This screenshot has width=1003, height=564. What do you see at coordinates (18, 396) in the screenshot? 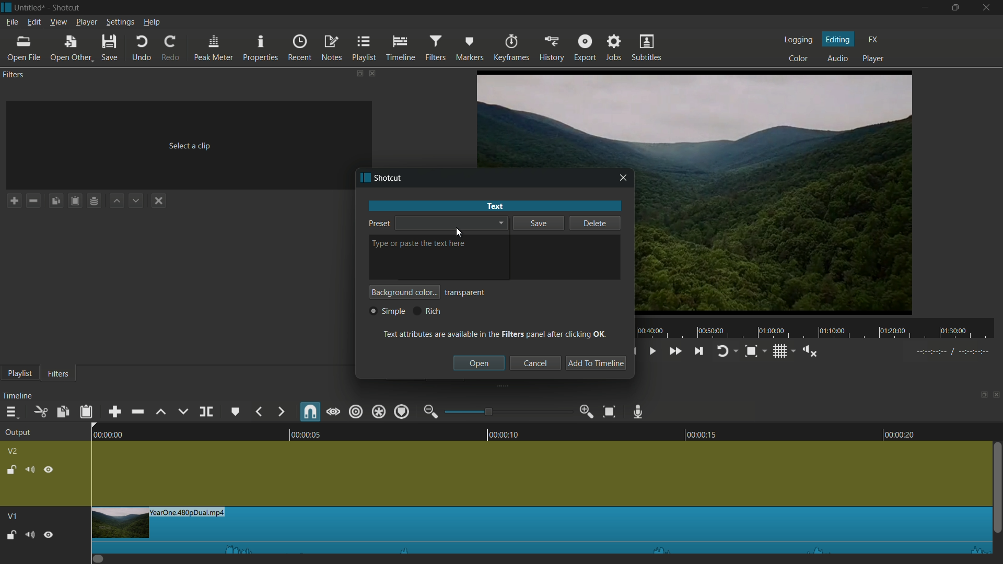
I see `timeline` at bounding box center [18, 396].